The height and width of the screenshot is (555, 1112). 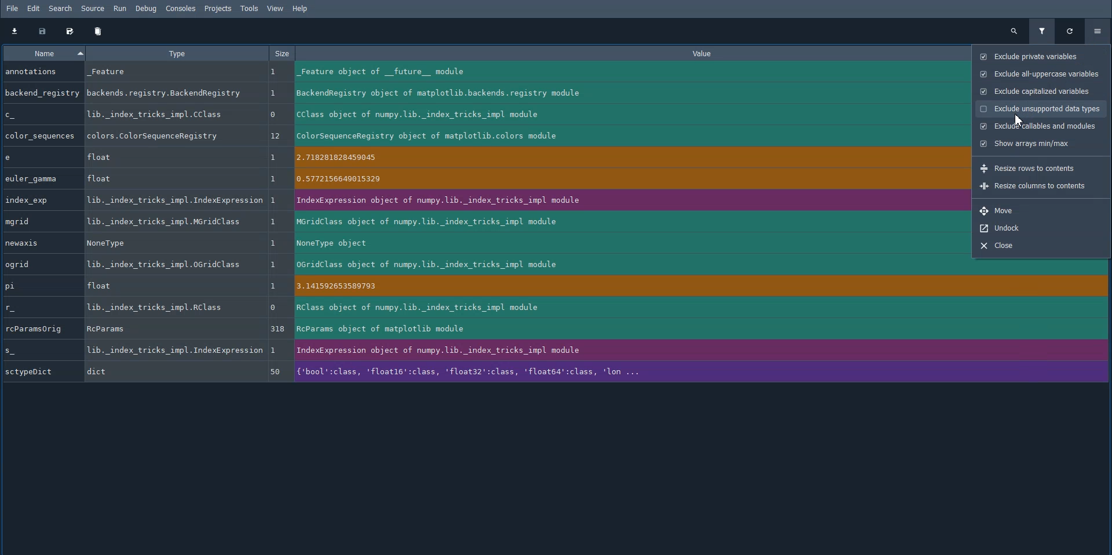 I want to click on Exclude callable and modules, so click(x=1039, y=126).